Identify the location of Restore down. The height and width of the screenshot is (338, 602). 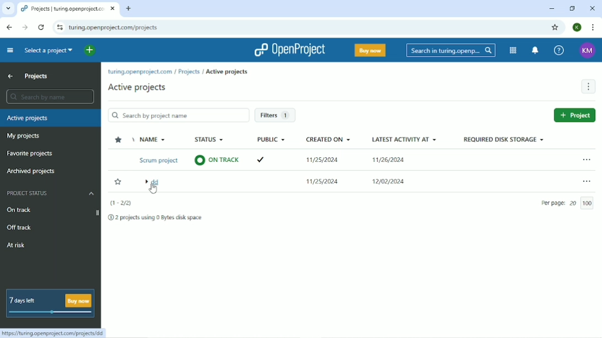
(571, 8).